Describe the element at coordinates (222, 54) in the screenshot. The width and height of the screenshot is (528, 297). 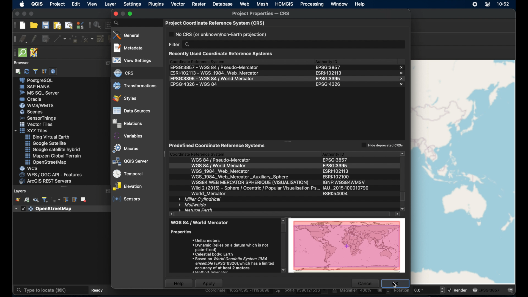
I see `recently used coordinate reference systems` at that location.